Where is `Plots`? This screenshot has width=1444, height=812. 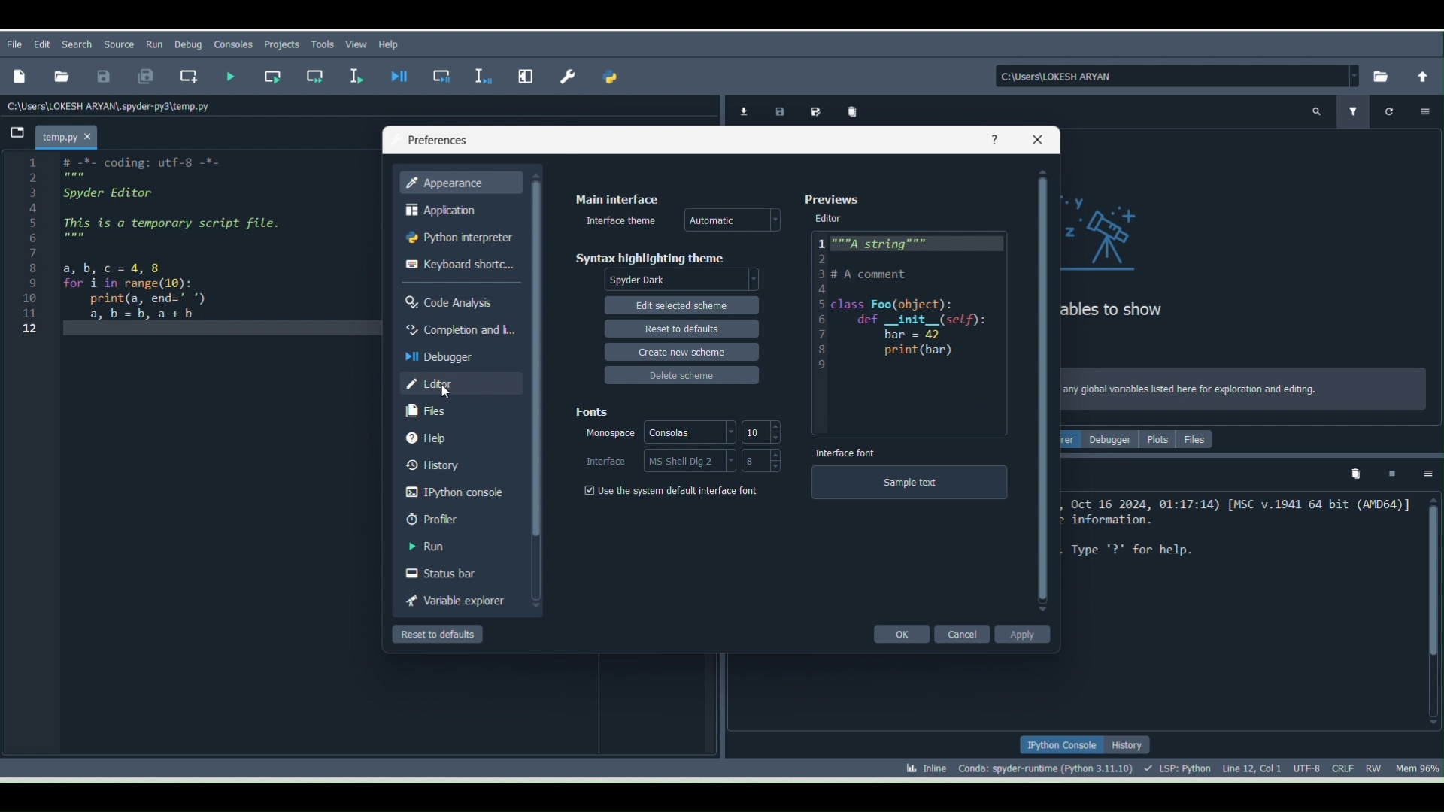 Plots is located at coordinates (1159, 441).